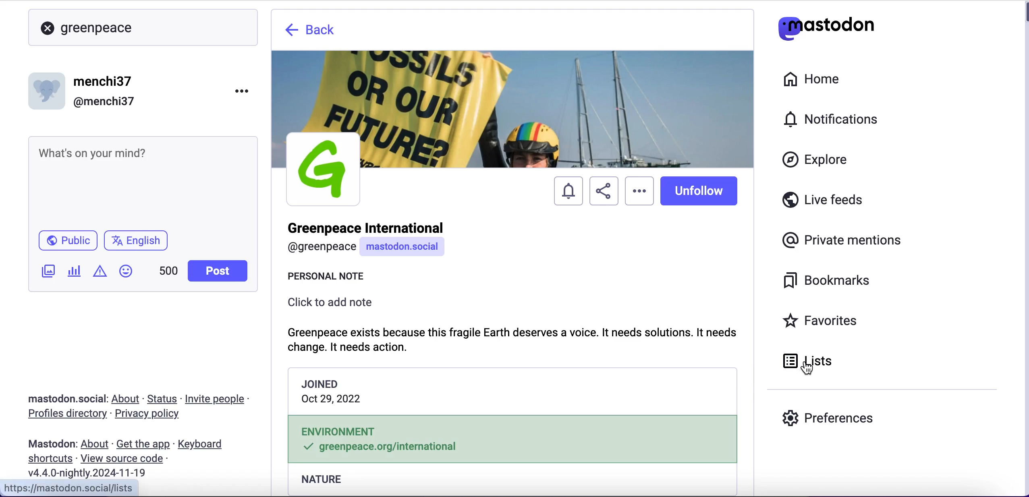 The height and width of the screenshot is (497, 1029). I want to click on environment, so click(512, 439).